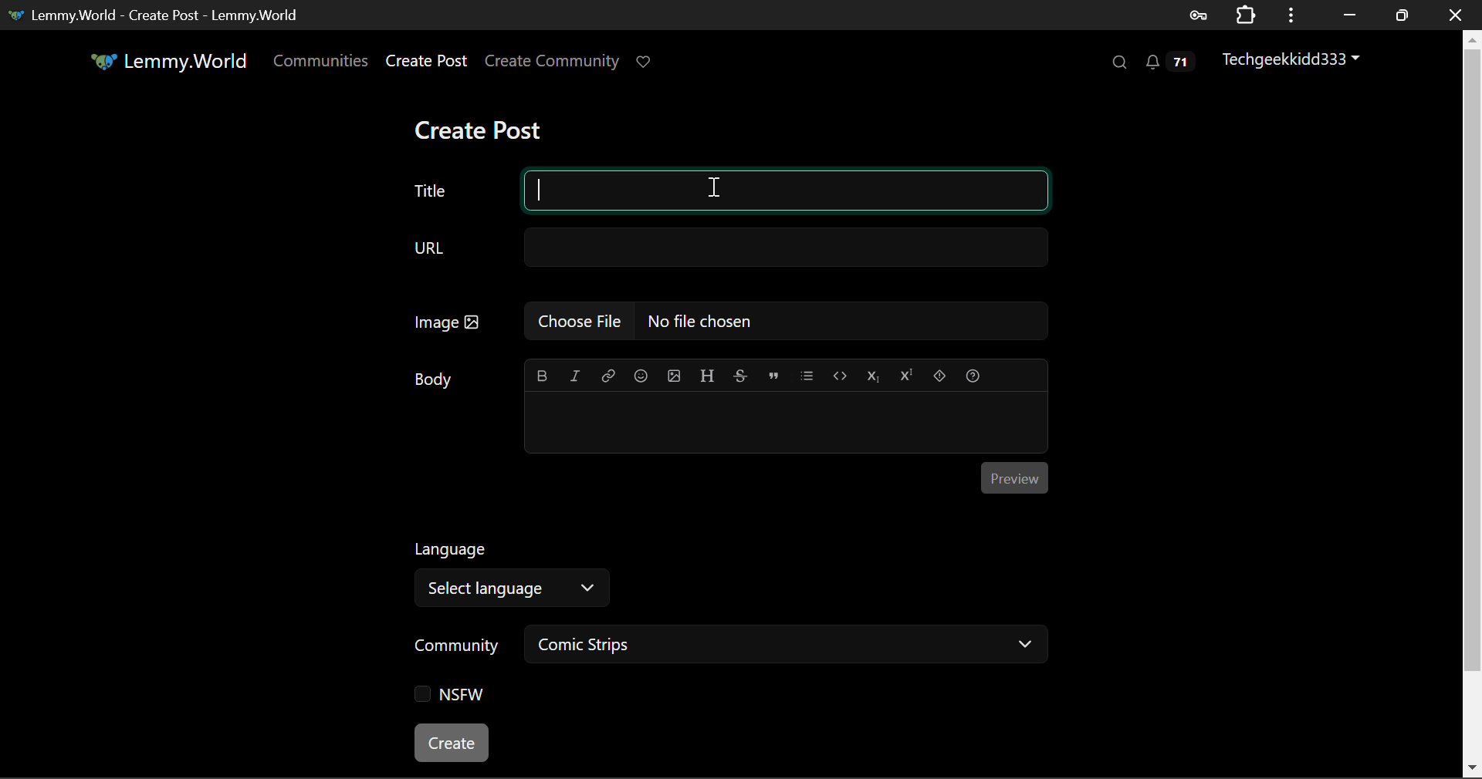 The image size is (1482, 779). I want to click on Create, so click(452, 744).